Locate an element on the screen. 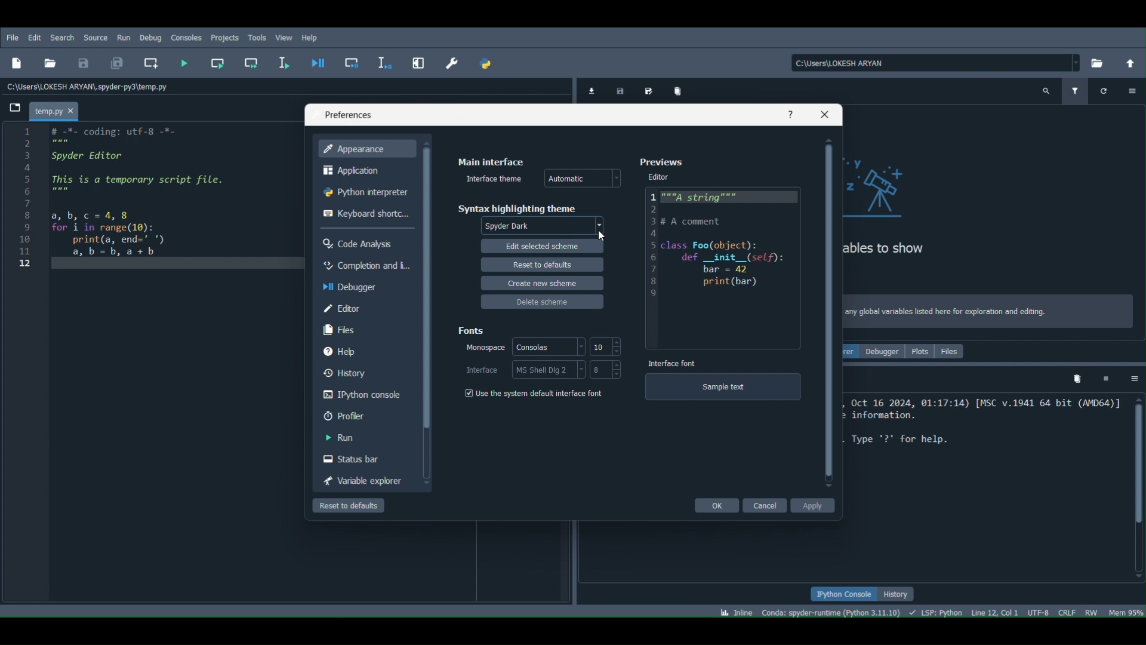  Main Interface is located at coordinates (490, 158).